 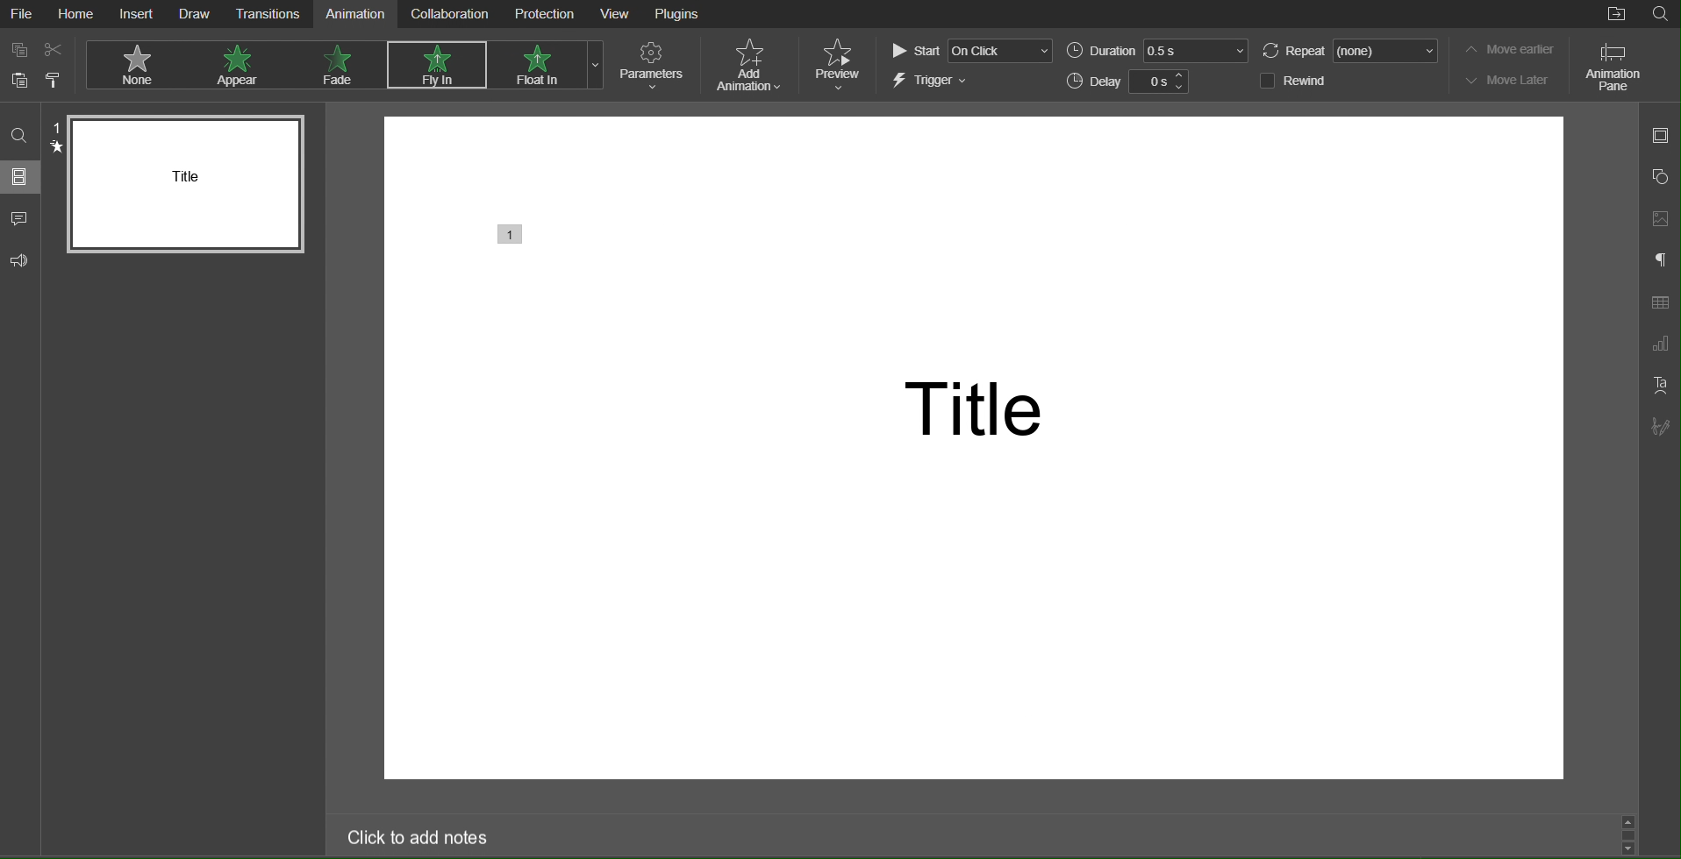 I want to click on File, so click(x=22, y=13).